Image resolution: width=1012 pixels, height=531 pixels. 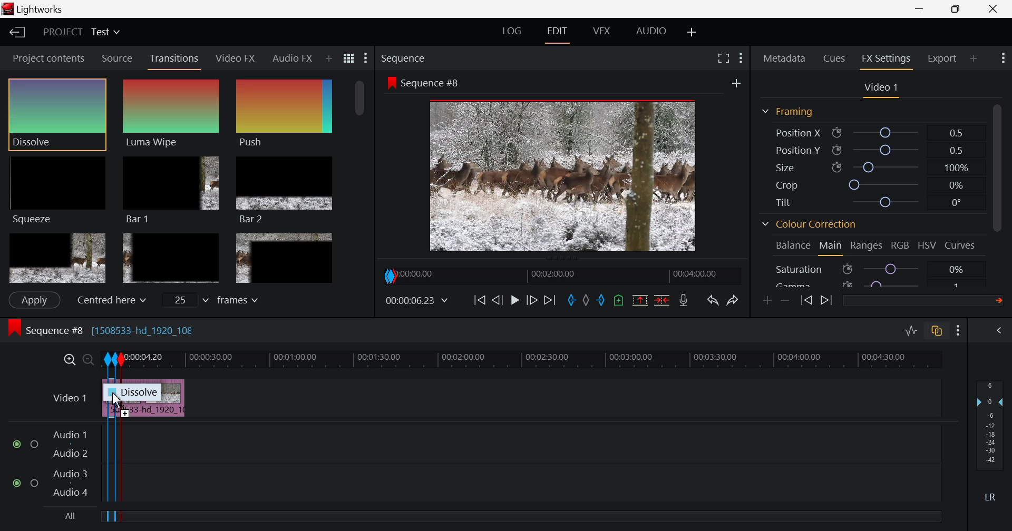 What do you see at coordinates (559, 31) in the screenshot?
I see `EDIT Tab Open` at bounding box center [559, 31].